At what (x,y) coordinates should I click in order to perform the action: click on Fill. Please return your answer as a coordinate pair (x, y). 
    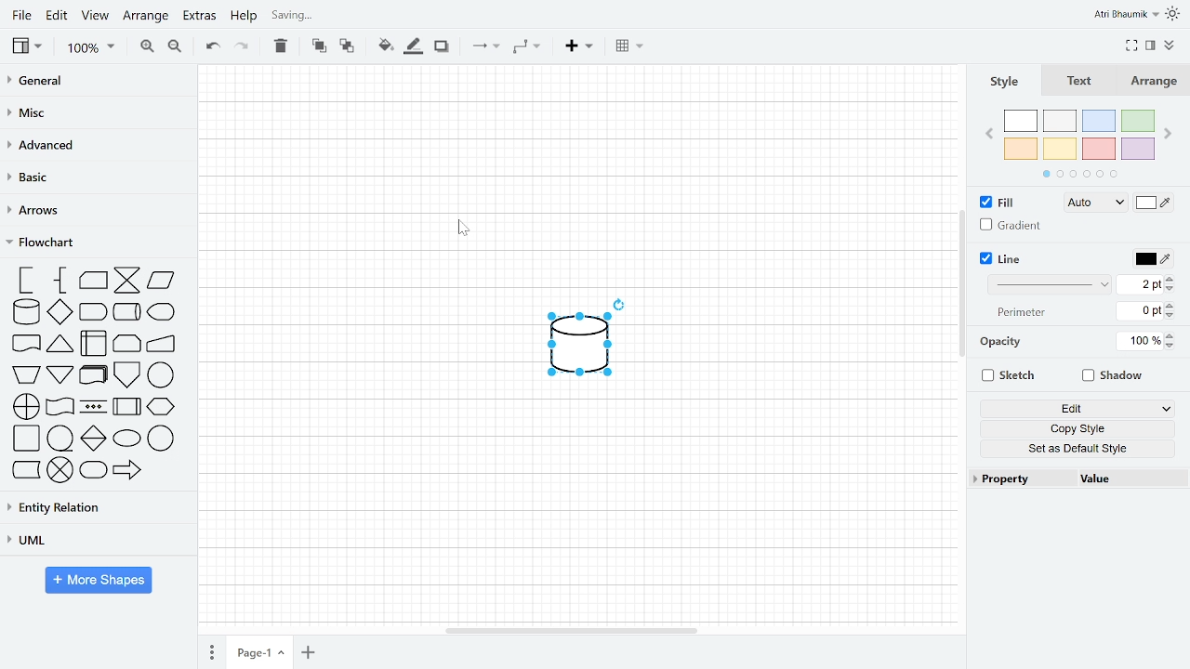
    Looking at the image, I should click on (998, 202).